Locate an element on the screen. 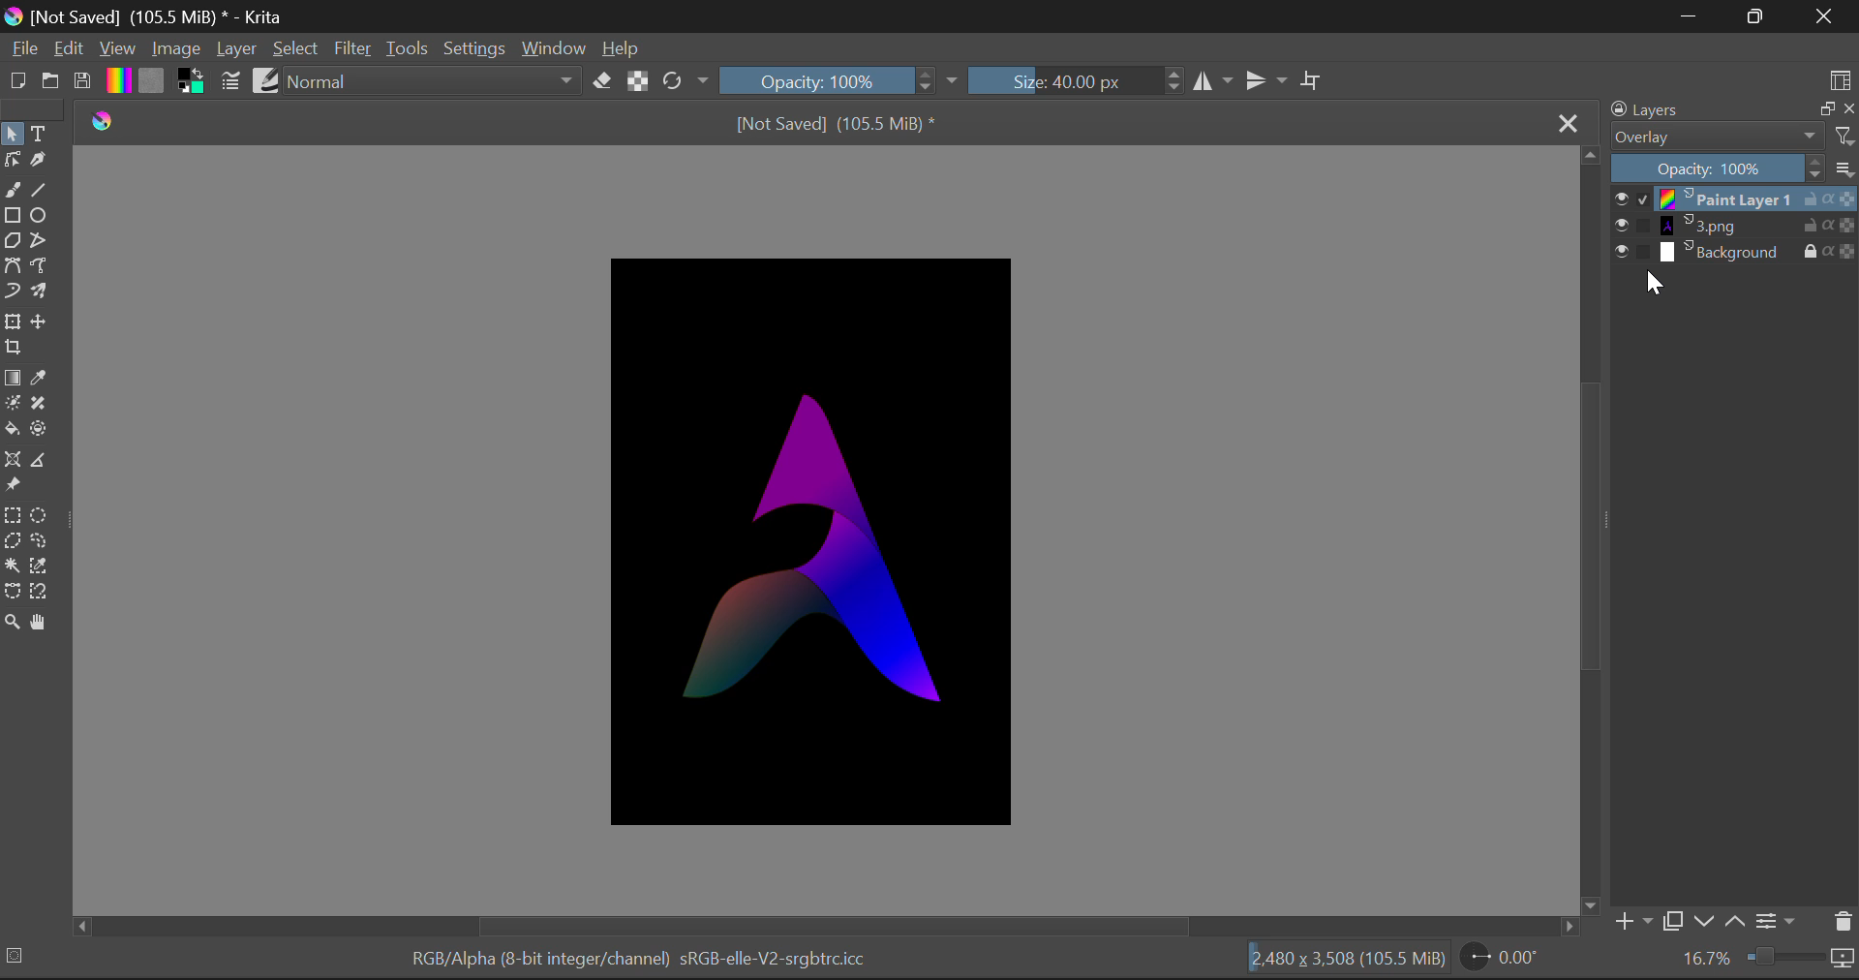  Save is located at coordinates (83, 83).